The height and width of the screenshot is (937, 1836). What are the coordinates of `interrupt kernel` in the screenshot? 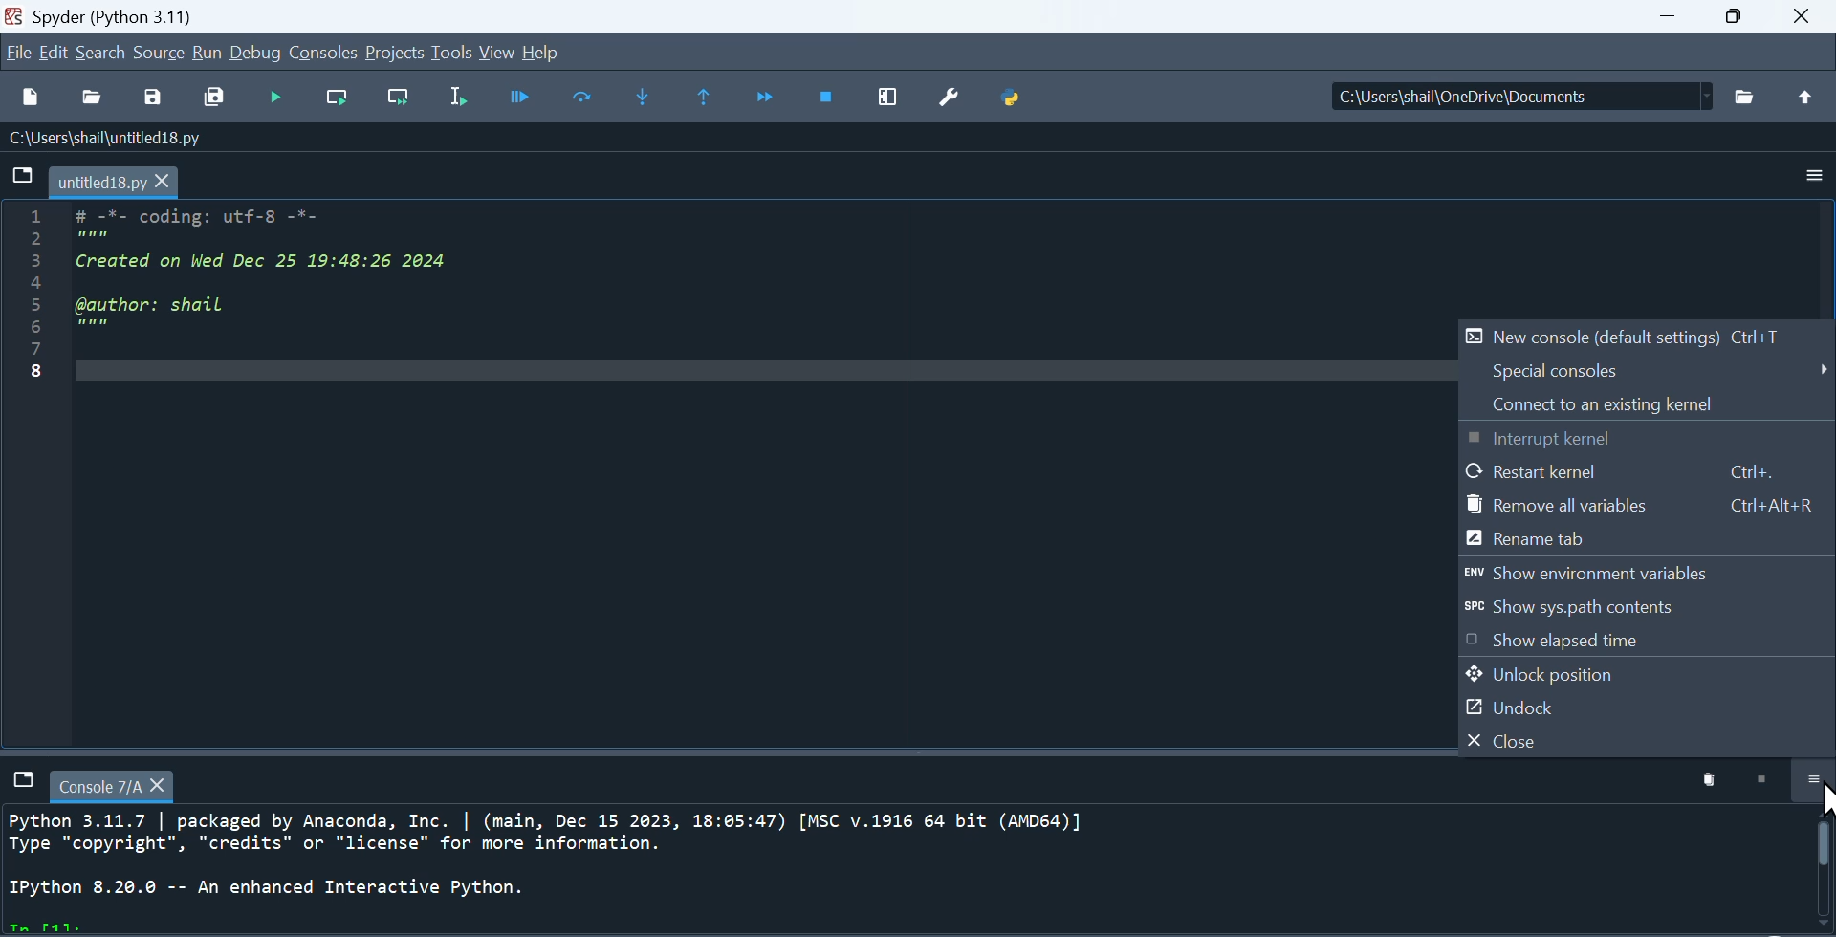 It's located at (1648, 437).